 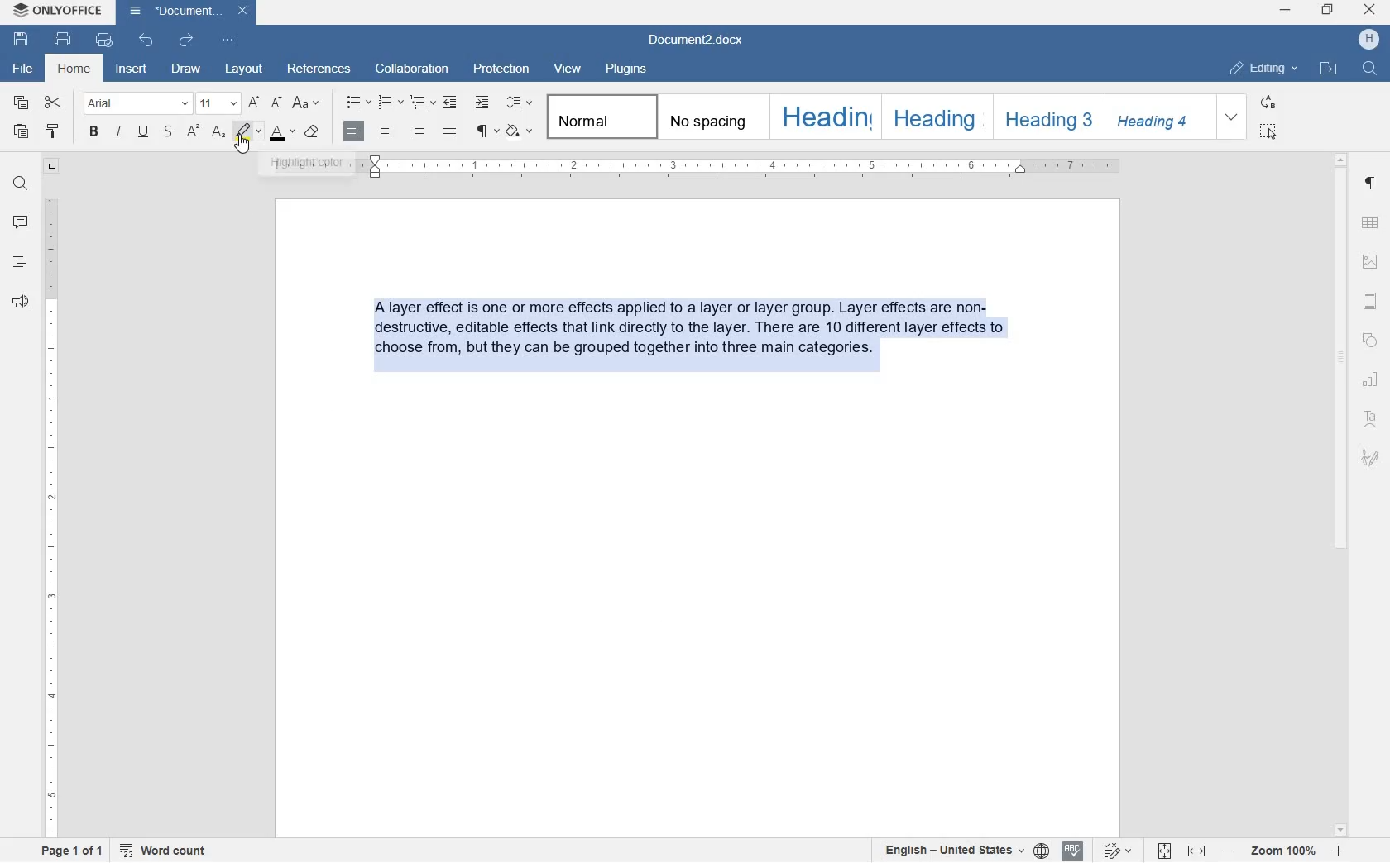 What do you see at coordinates (1340, 494) in the screenshot?
I see `scrollbar` at bounding box center [1340, 494].